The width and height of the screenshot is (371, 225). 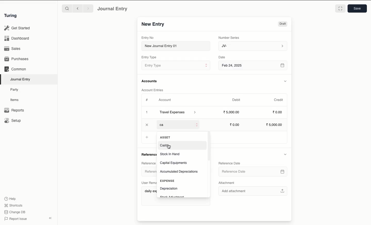 What do you see at coordinates (16, 69) in the screenshot?
I see `Common` at bounding box center [16, 69].